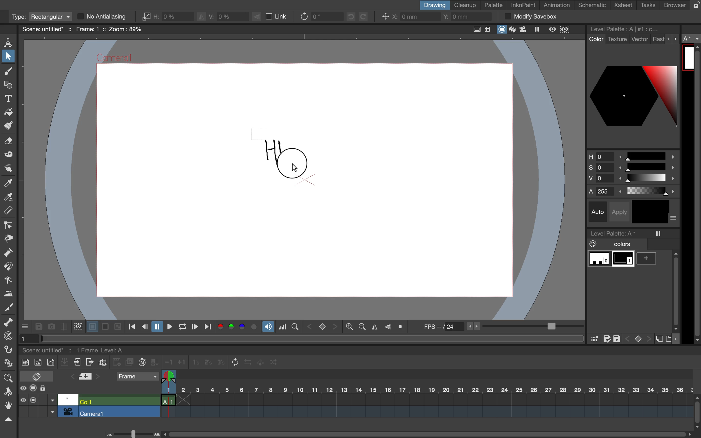 This screenshot has width=701, height=438. What do you see at coordinates (8, 85) in the screenshot?
I see `geometric tool` at bounding box center [8, 85].